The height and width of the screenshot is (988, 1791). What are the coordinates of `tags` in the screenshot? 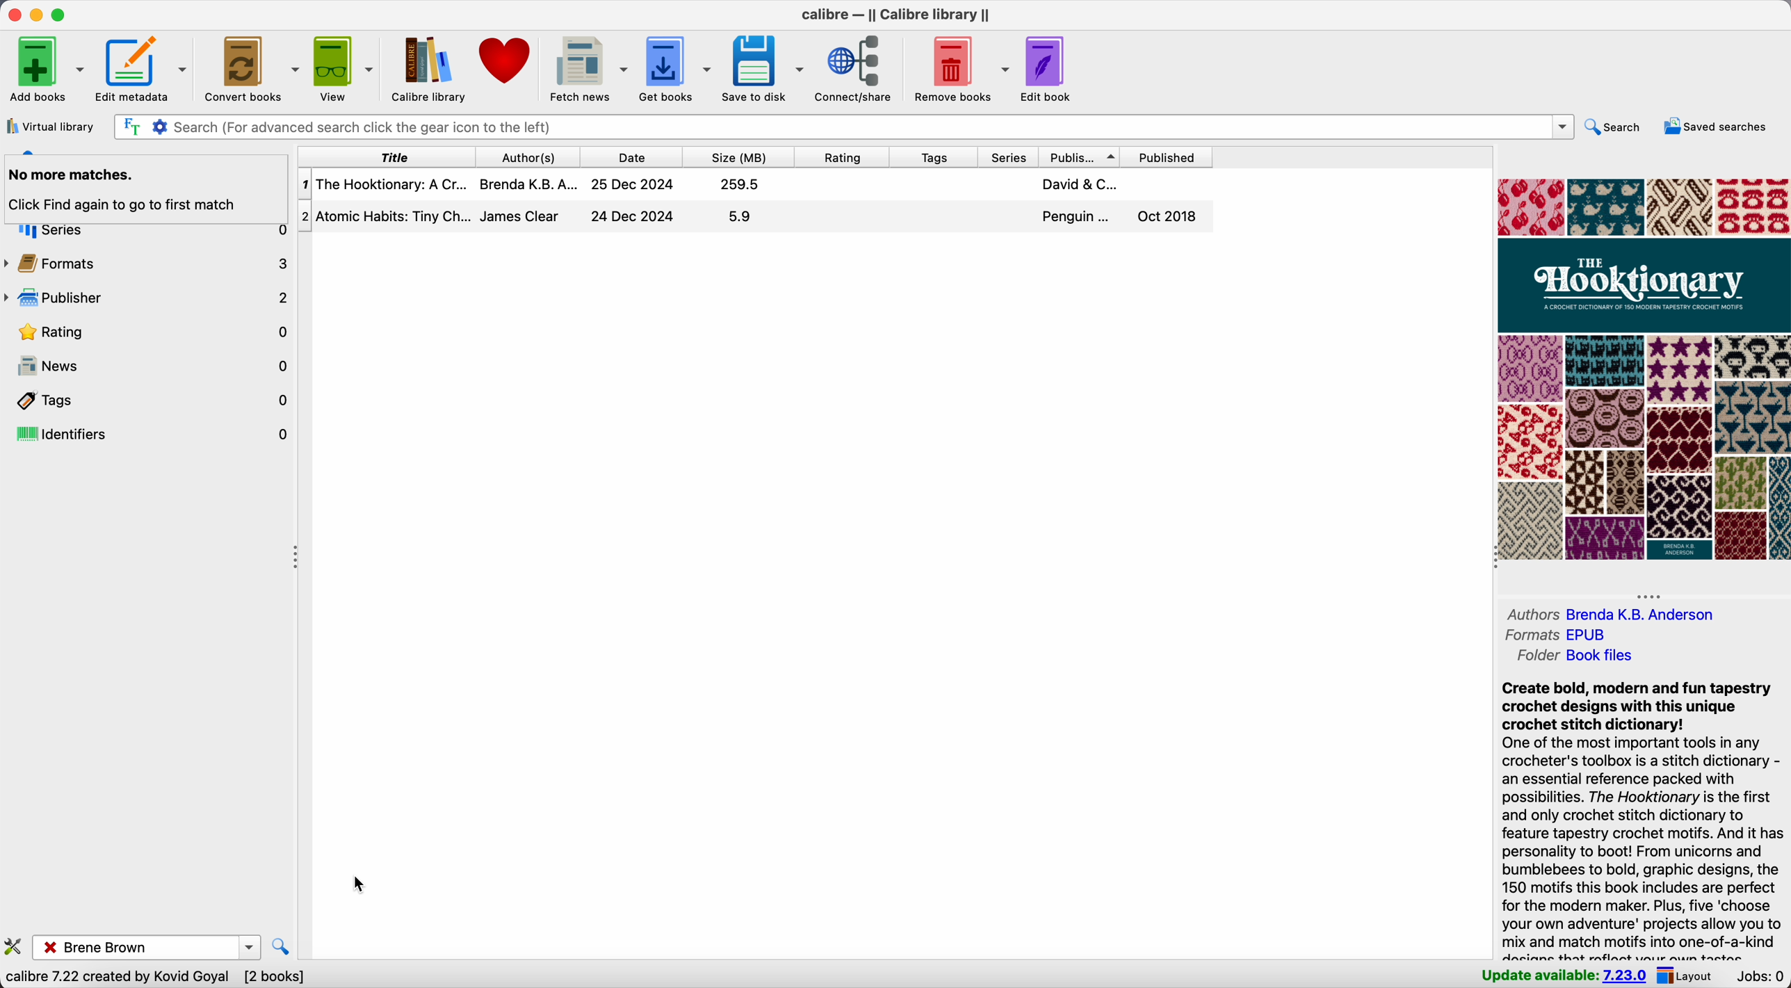 It's located at (939, 156).